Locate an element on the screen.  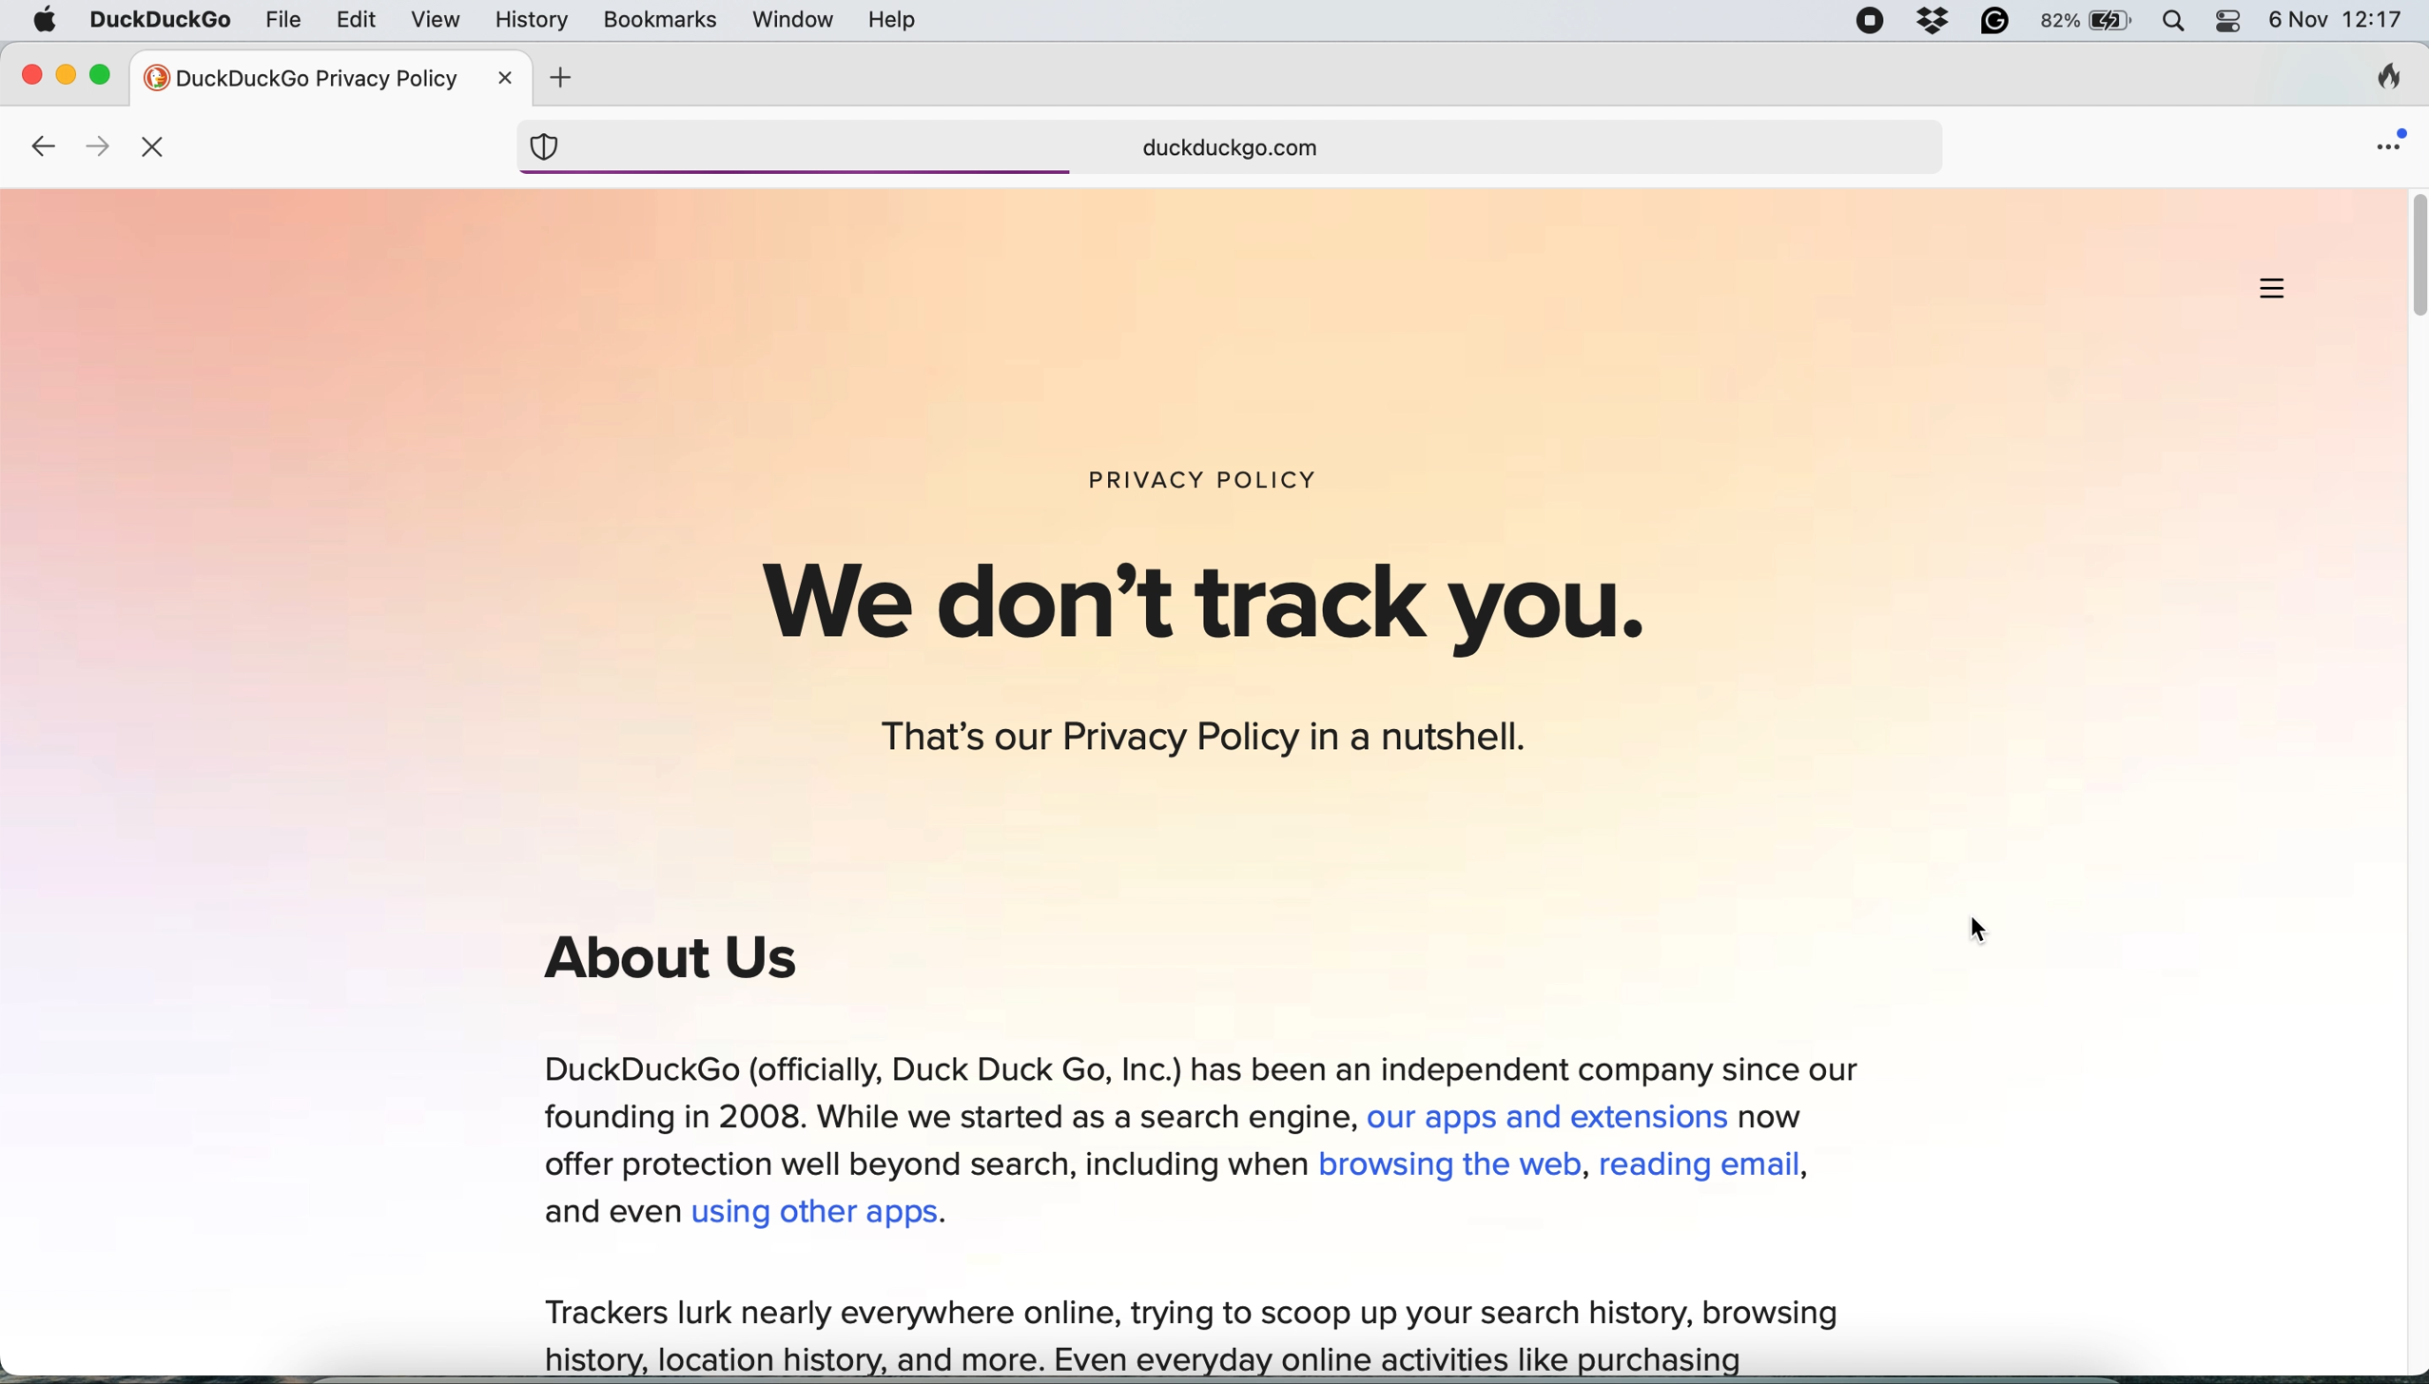
refresh is located at coordinates (159, 149).